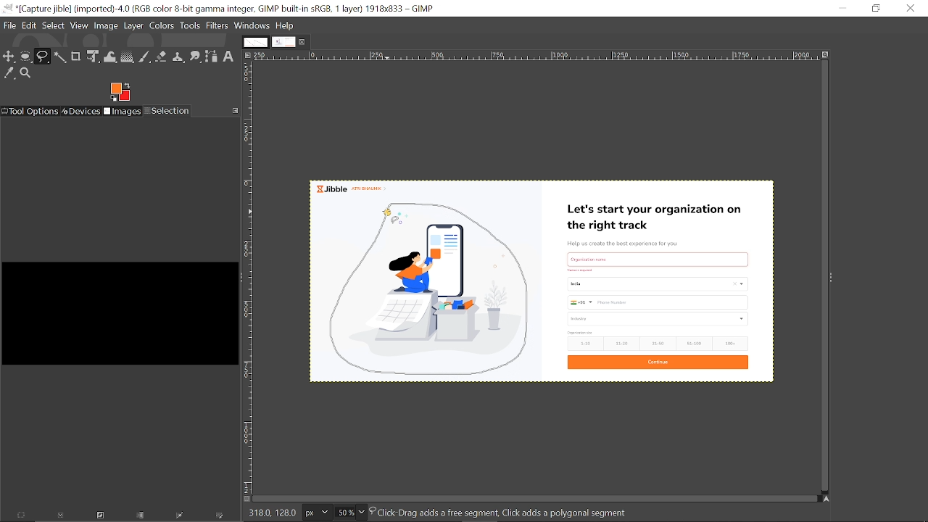  What do you see at coordinates (389, 217) in the screenshot?
I see `Cursor` at bounding box center [389, 217].